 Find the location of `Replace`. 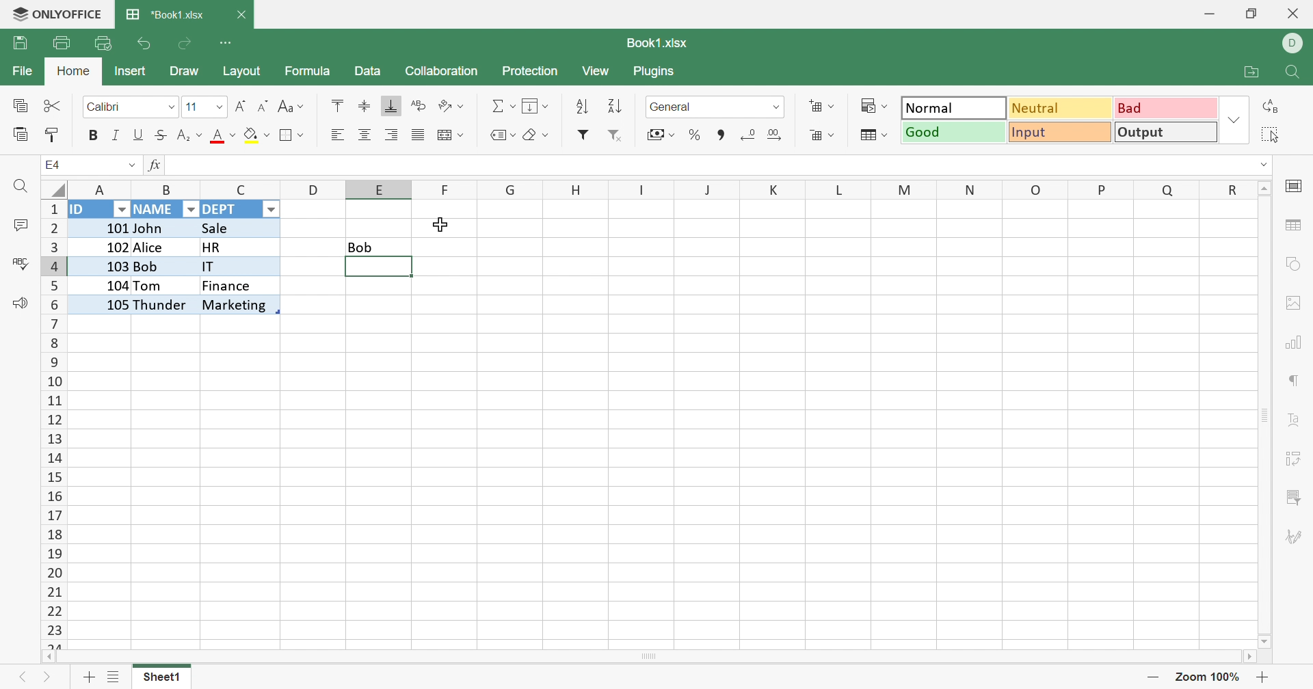

Replace is located at coordinates (1270, 107).